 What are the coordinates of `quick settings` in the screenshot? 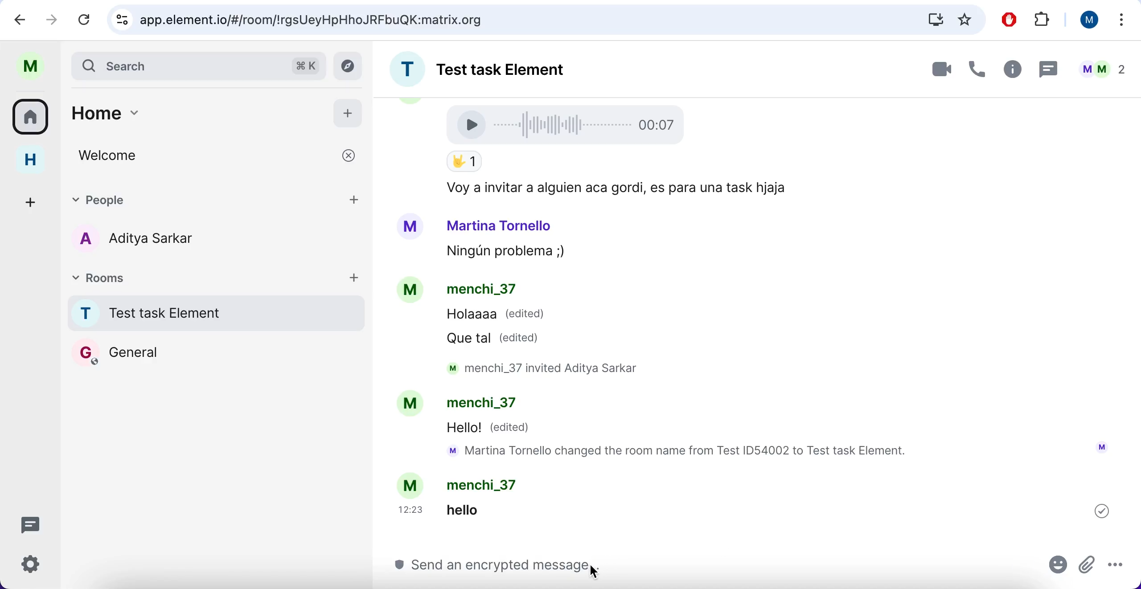 It's located at (37, 567).